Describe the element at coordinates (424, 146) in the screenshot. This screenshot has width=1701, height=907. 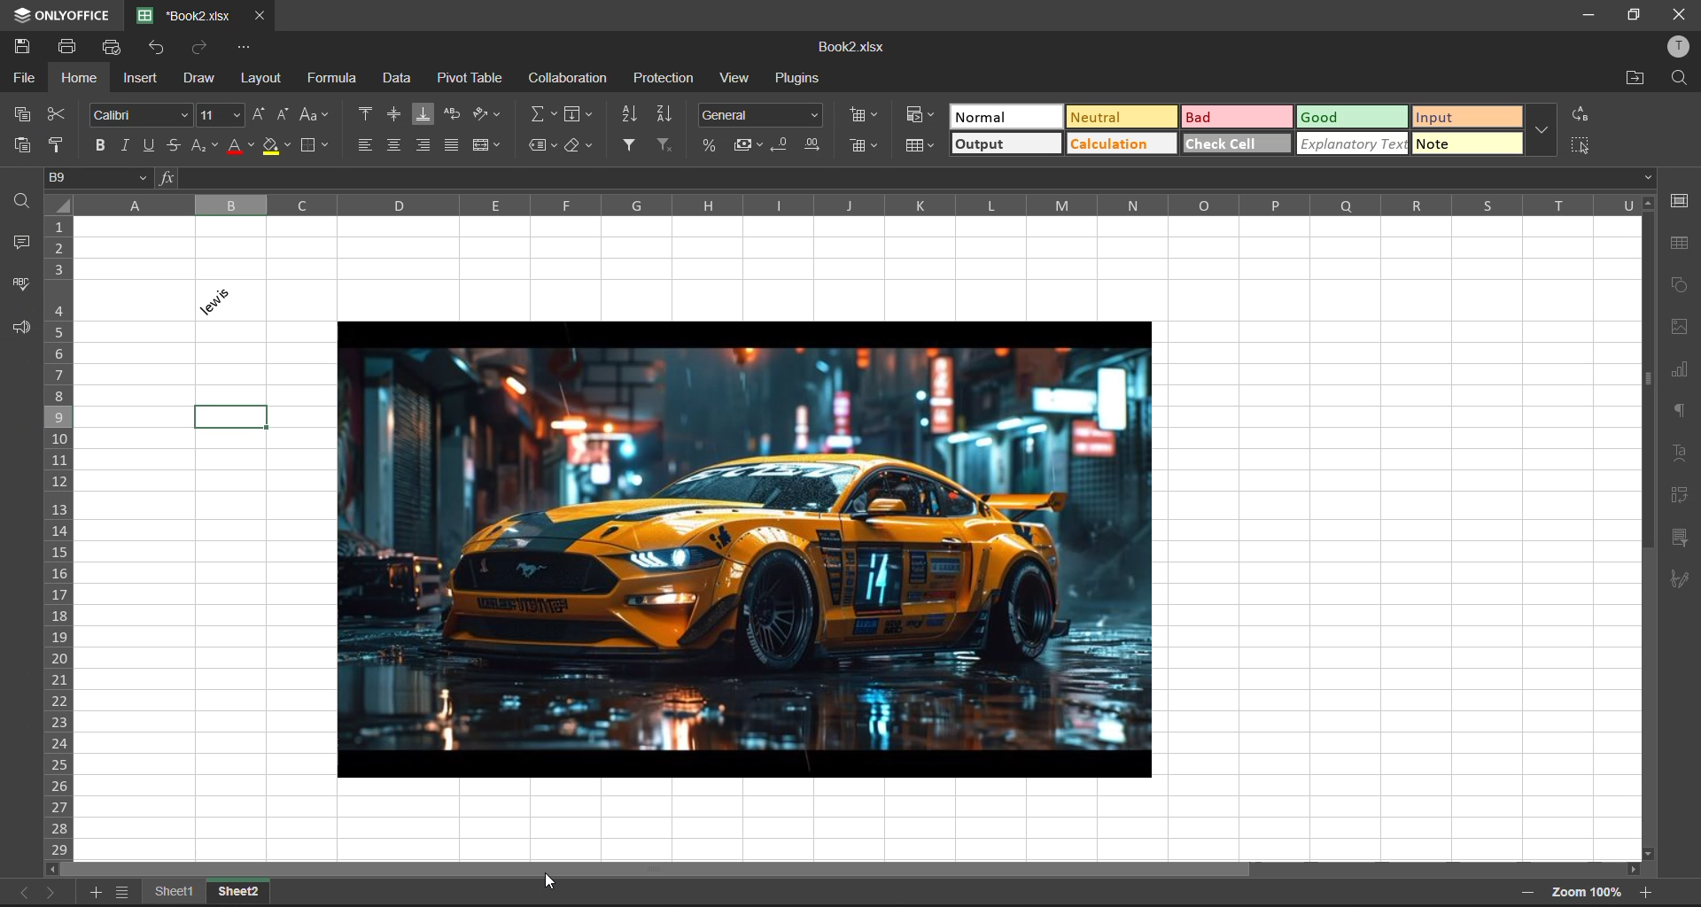
I see `align right` at that location.